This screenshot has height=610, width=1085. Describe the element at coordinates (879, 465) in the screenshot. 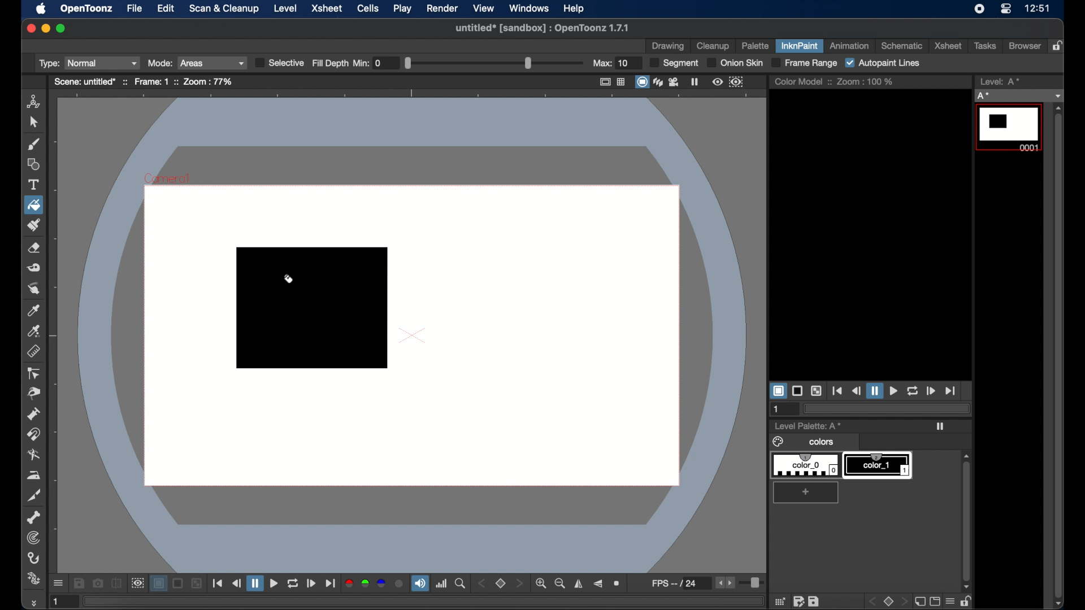

I see `color_1` at that location.